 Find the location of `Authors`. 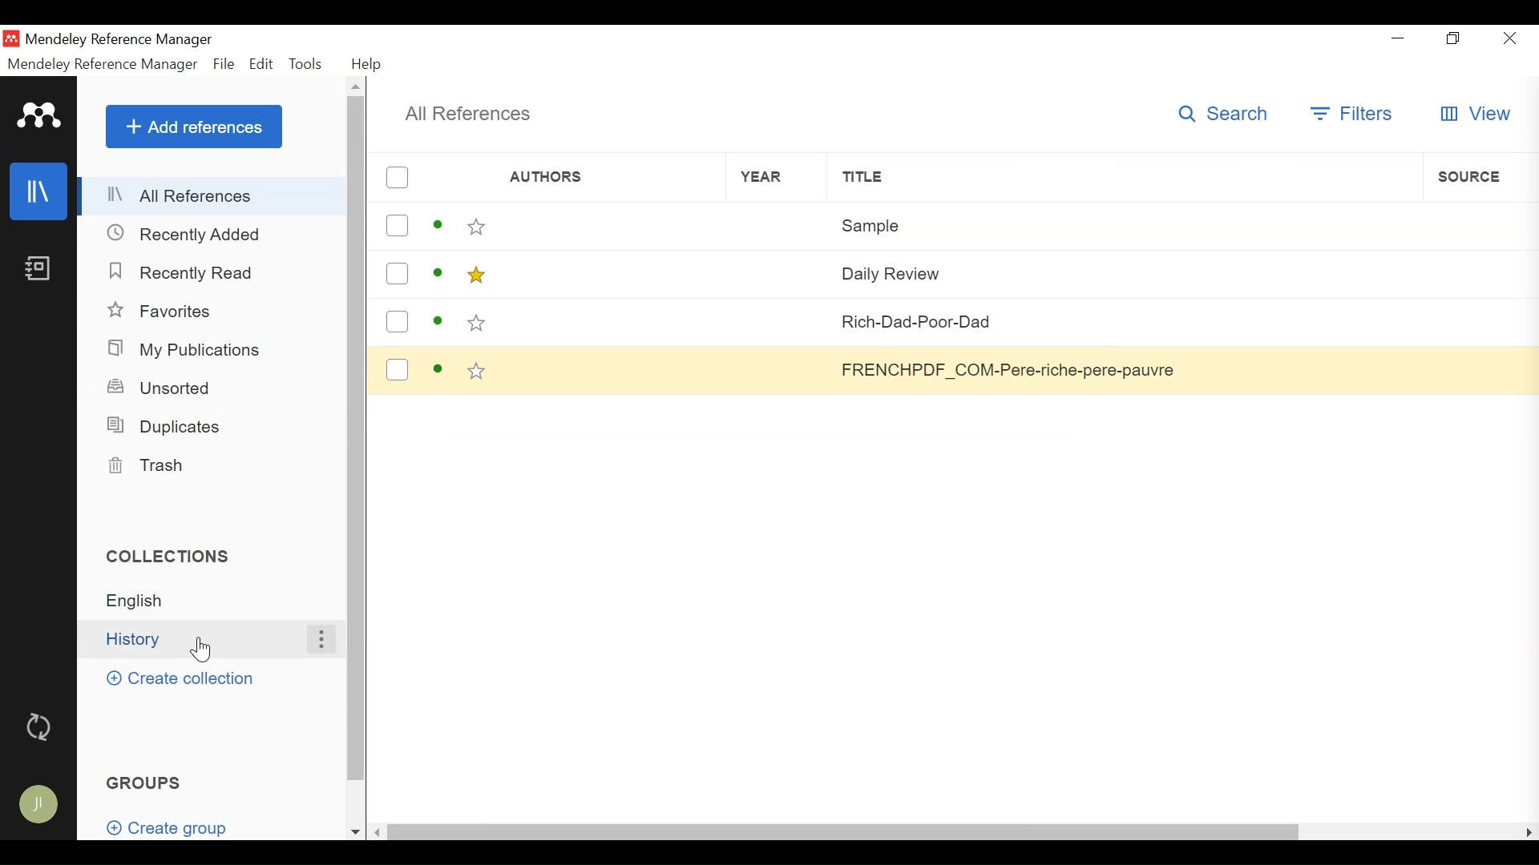

Authors is located at coordinates (609, 272).